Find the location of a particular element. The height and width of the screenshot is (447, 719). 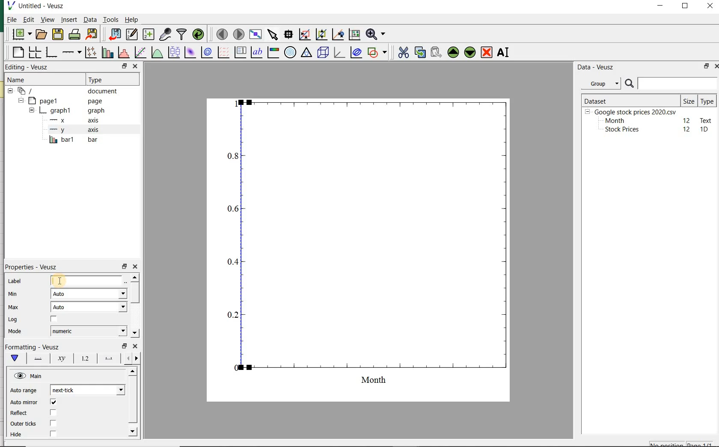

Auto is located at coordinates (89, 294).